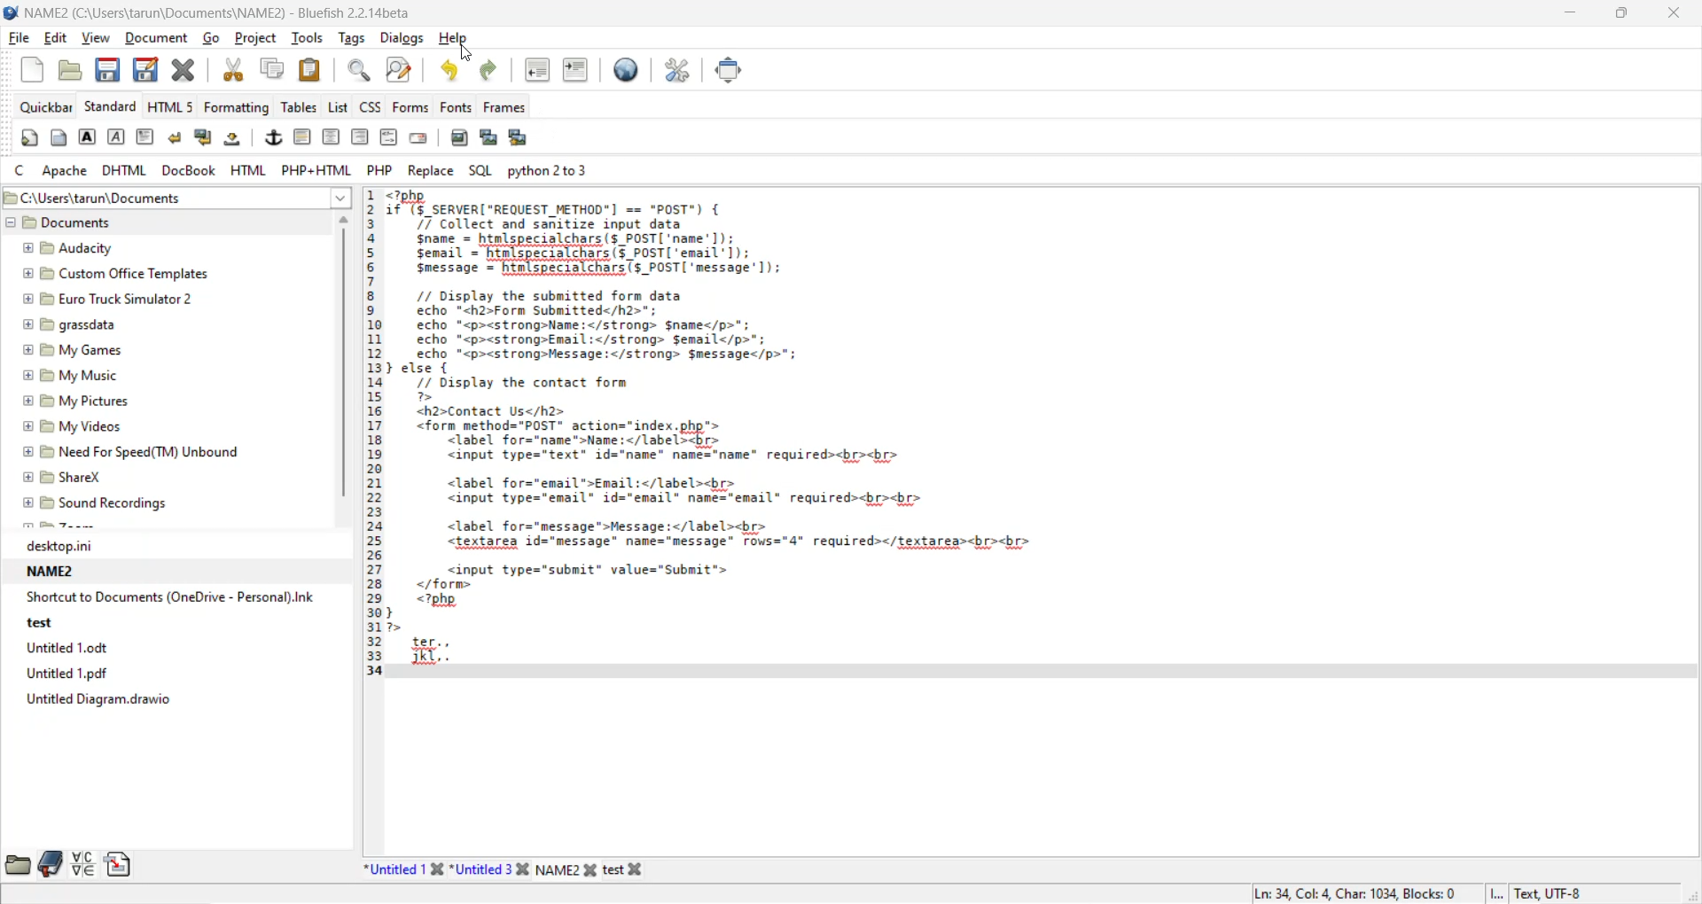  I want to click on SharexX, so click(66, 478).